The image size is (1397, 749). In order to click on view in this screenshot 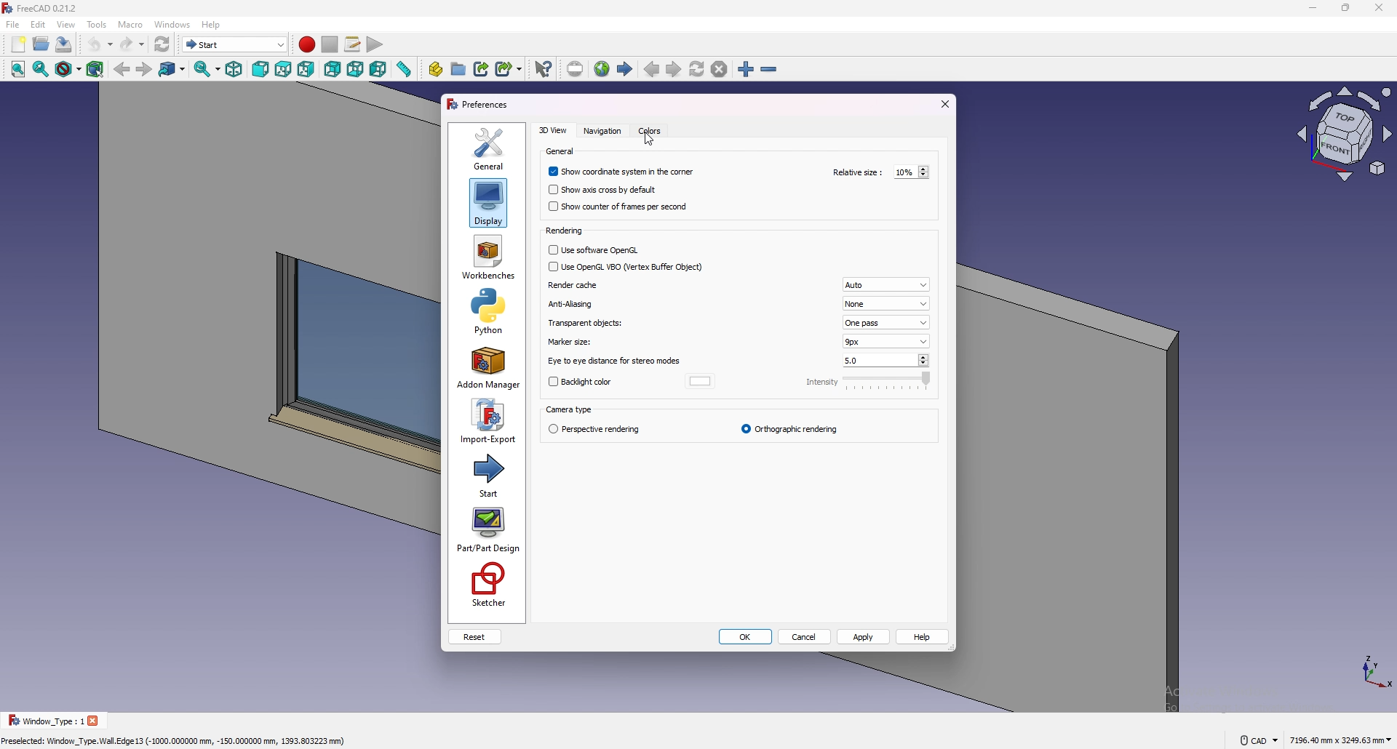, I will do `click(1345, 137)`.